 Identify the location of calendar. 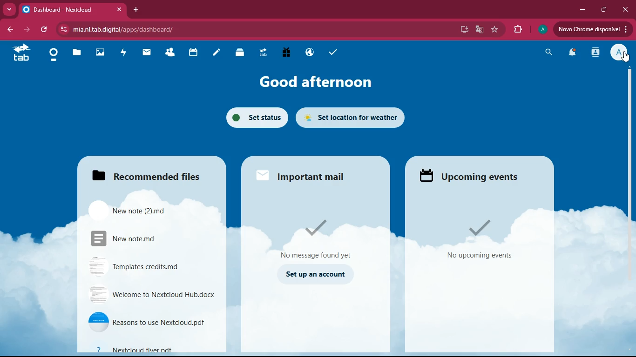
(191, 53).